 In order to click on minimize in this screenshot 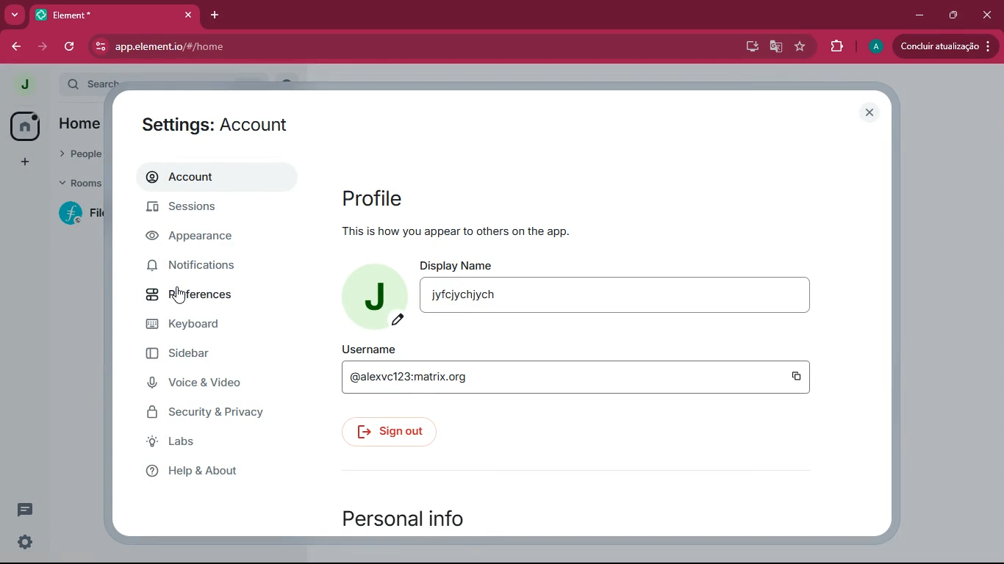, I will do `click(918, 15)`.